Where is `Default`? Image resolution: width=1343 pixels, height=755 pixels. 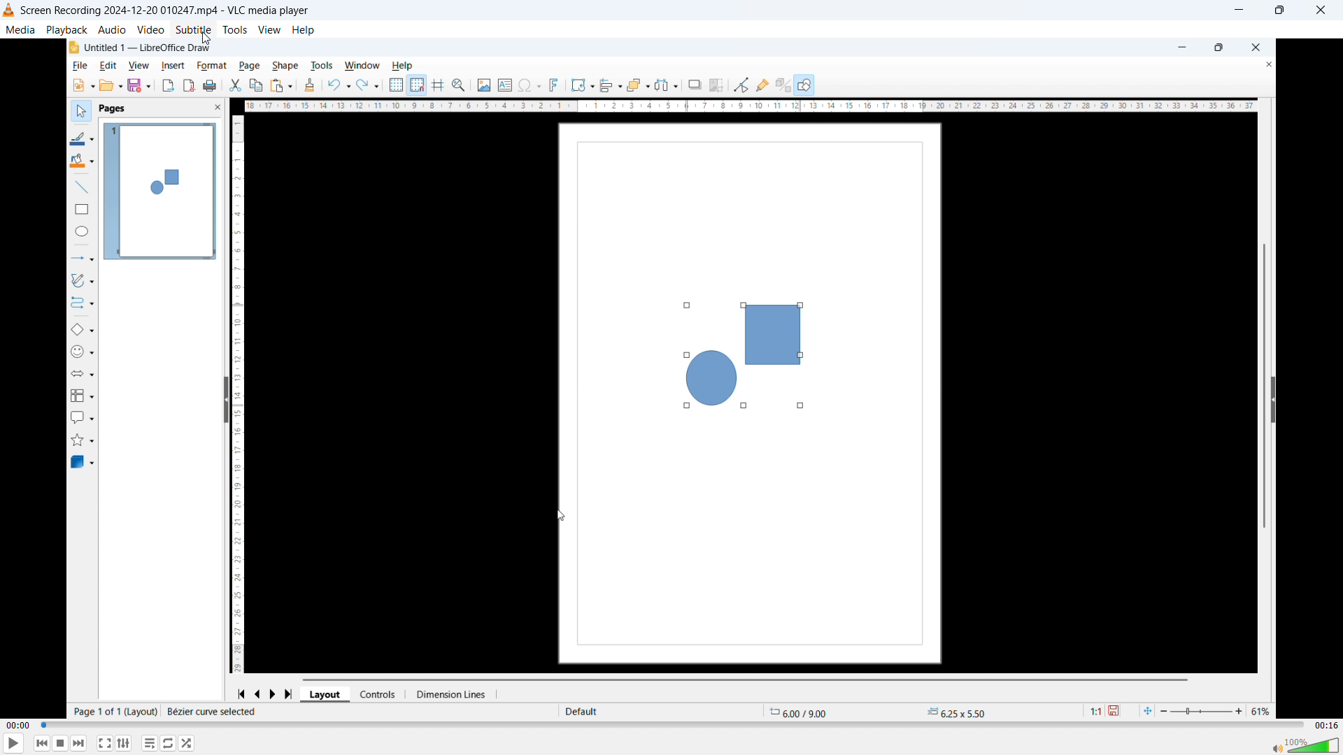
Default is located at coordinates (583, 711).